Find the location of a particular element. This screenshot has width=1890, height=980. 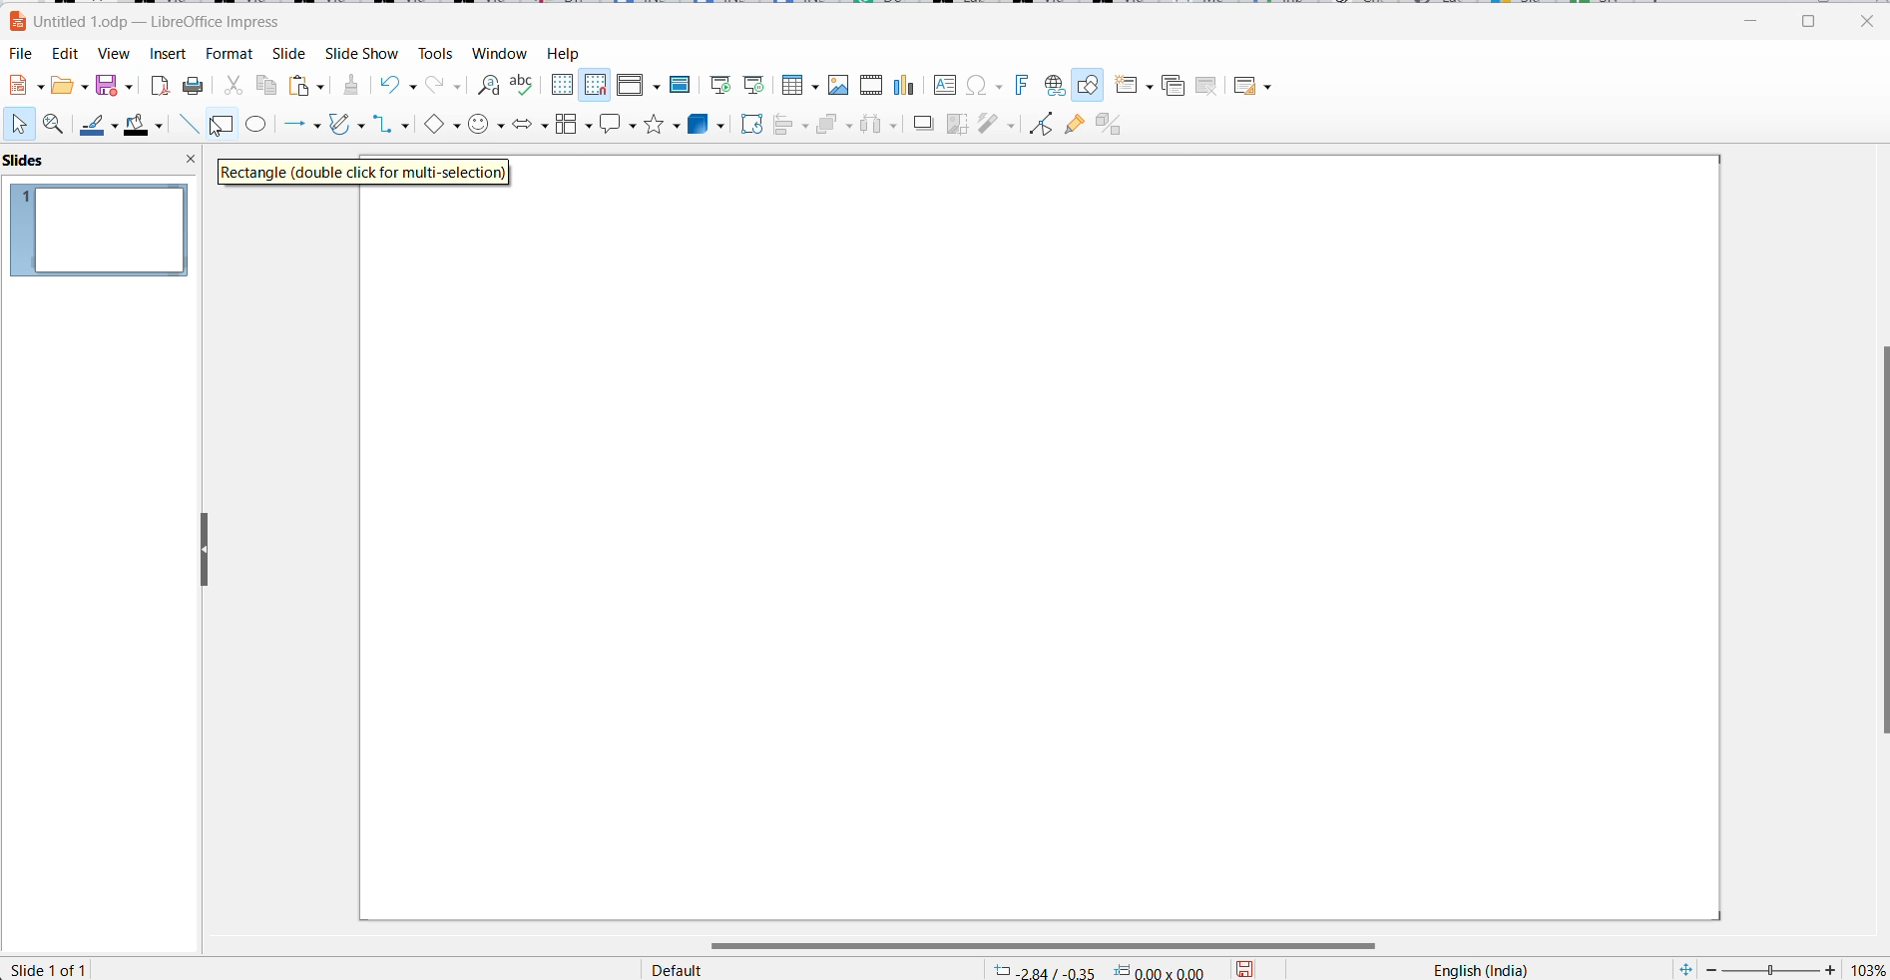

flowchart  is located at coordinates (574, 124).